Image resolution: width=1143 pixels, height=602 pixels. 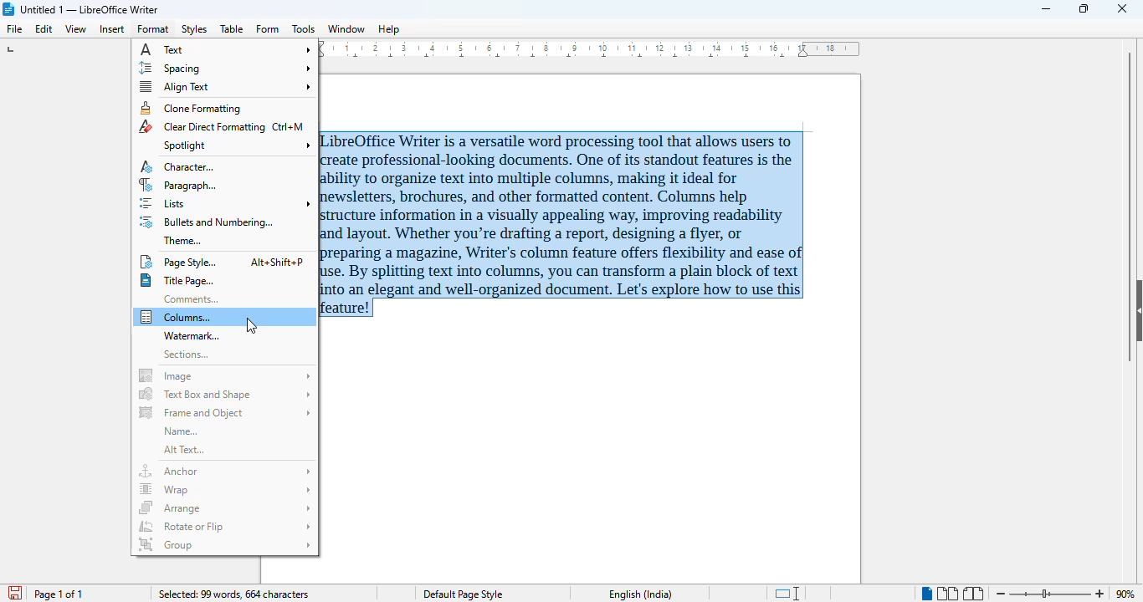 What do you see at coordinates (75, 29) in the screenshot?
I see `view` at bounding box center [75, 29].